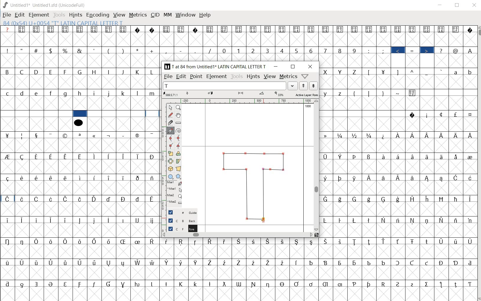 Image resolution: width=481 pixels, height=301 pixels. What do you see at coordinates (282, 262) in the screenshot?
I see `Symbol` at bounding box center [282, 262].